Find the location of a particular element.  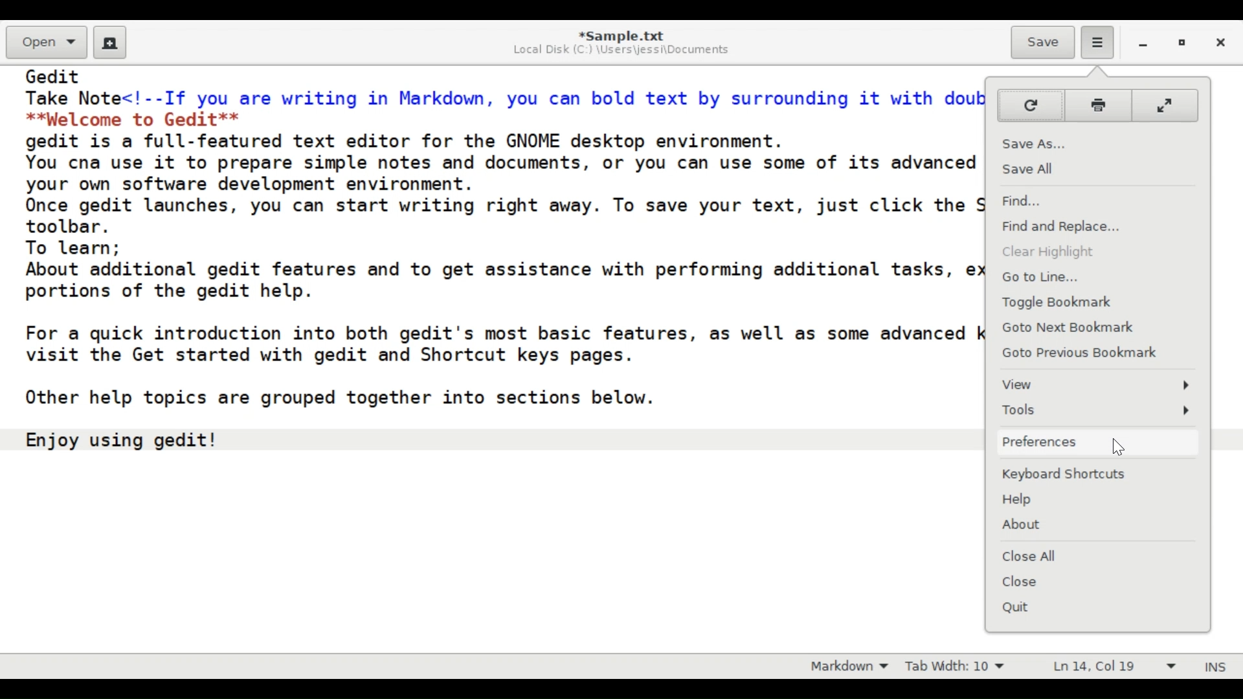

Line & Column Preference (Ln 14, Col 19)) is located at coordinates (1115, 667).